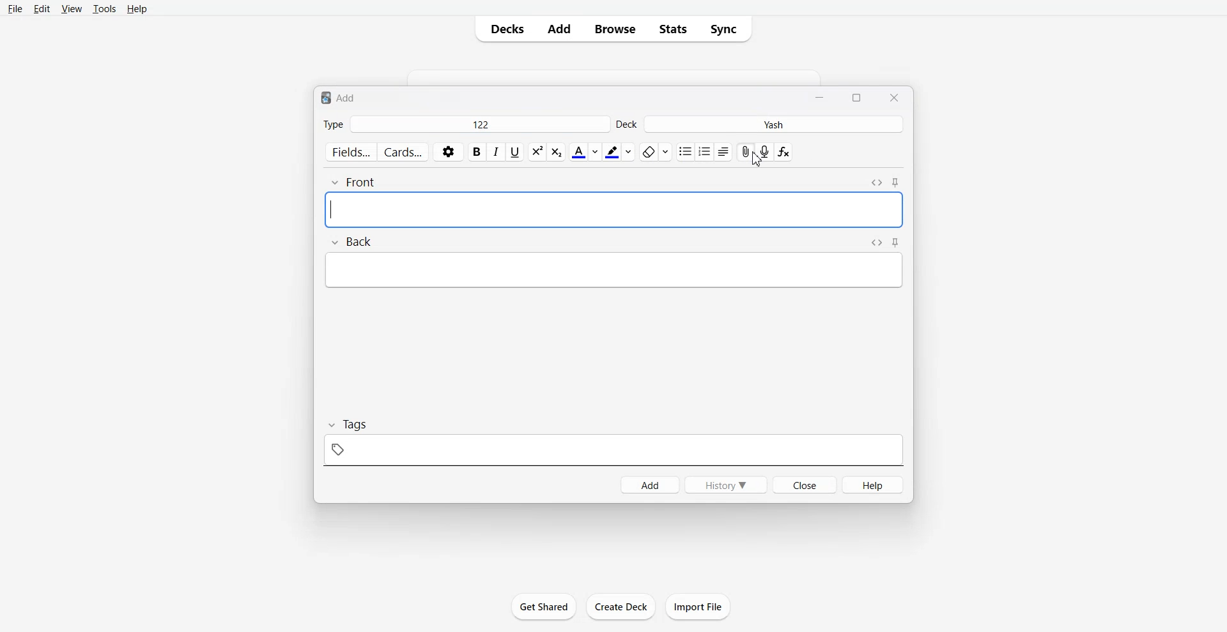 The image size is (1227, 632). What do you see at coordinates (785, 152) in the screenshot?
I see `Equation` at bounding box center [785, 152].